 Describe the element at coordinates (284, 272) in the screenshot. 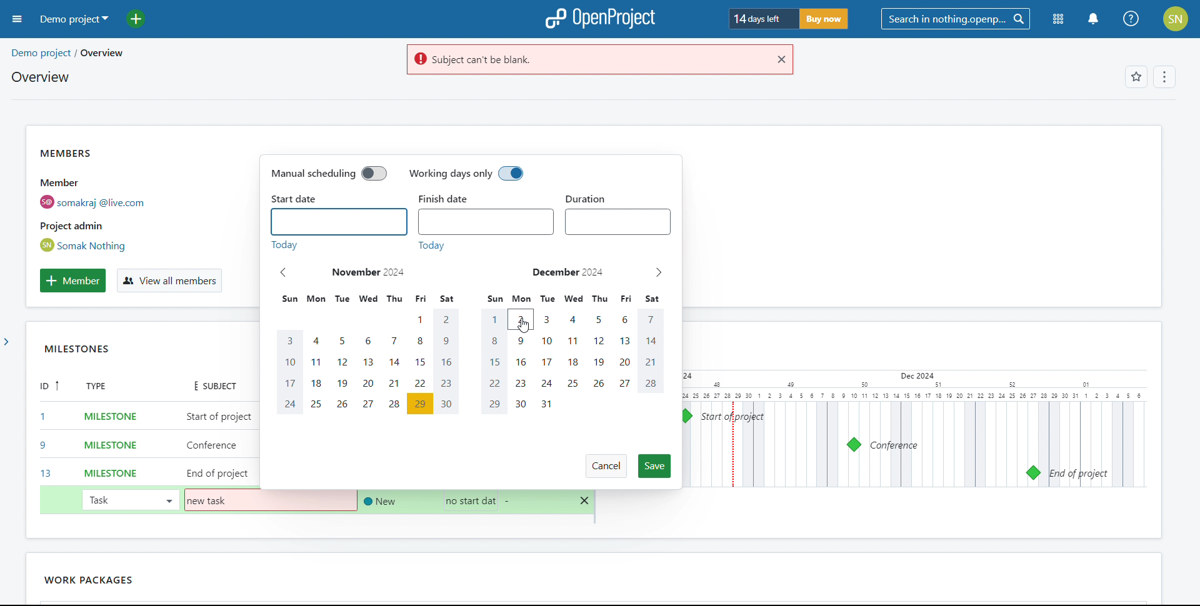

I see `previous month` at that location.